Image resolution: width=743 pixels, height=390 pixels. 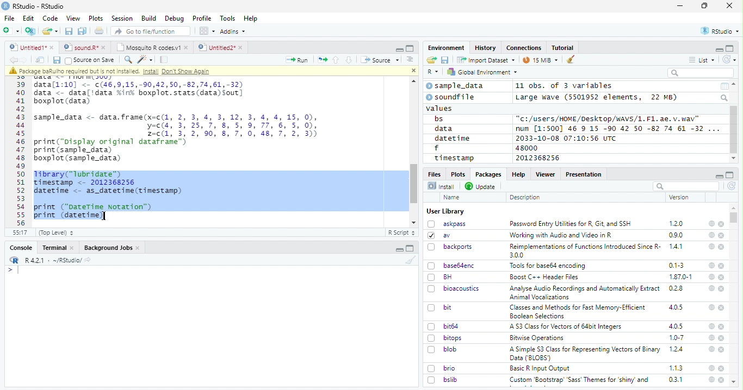 What do you see at coordinates (721, 224) in the screenshot?
I see `close` at bounding box center [721, 224].